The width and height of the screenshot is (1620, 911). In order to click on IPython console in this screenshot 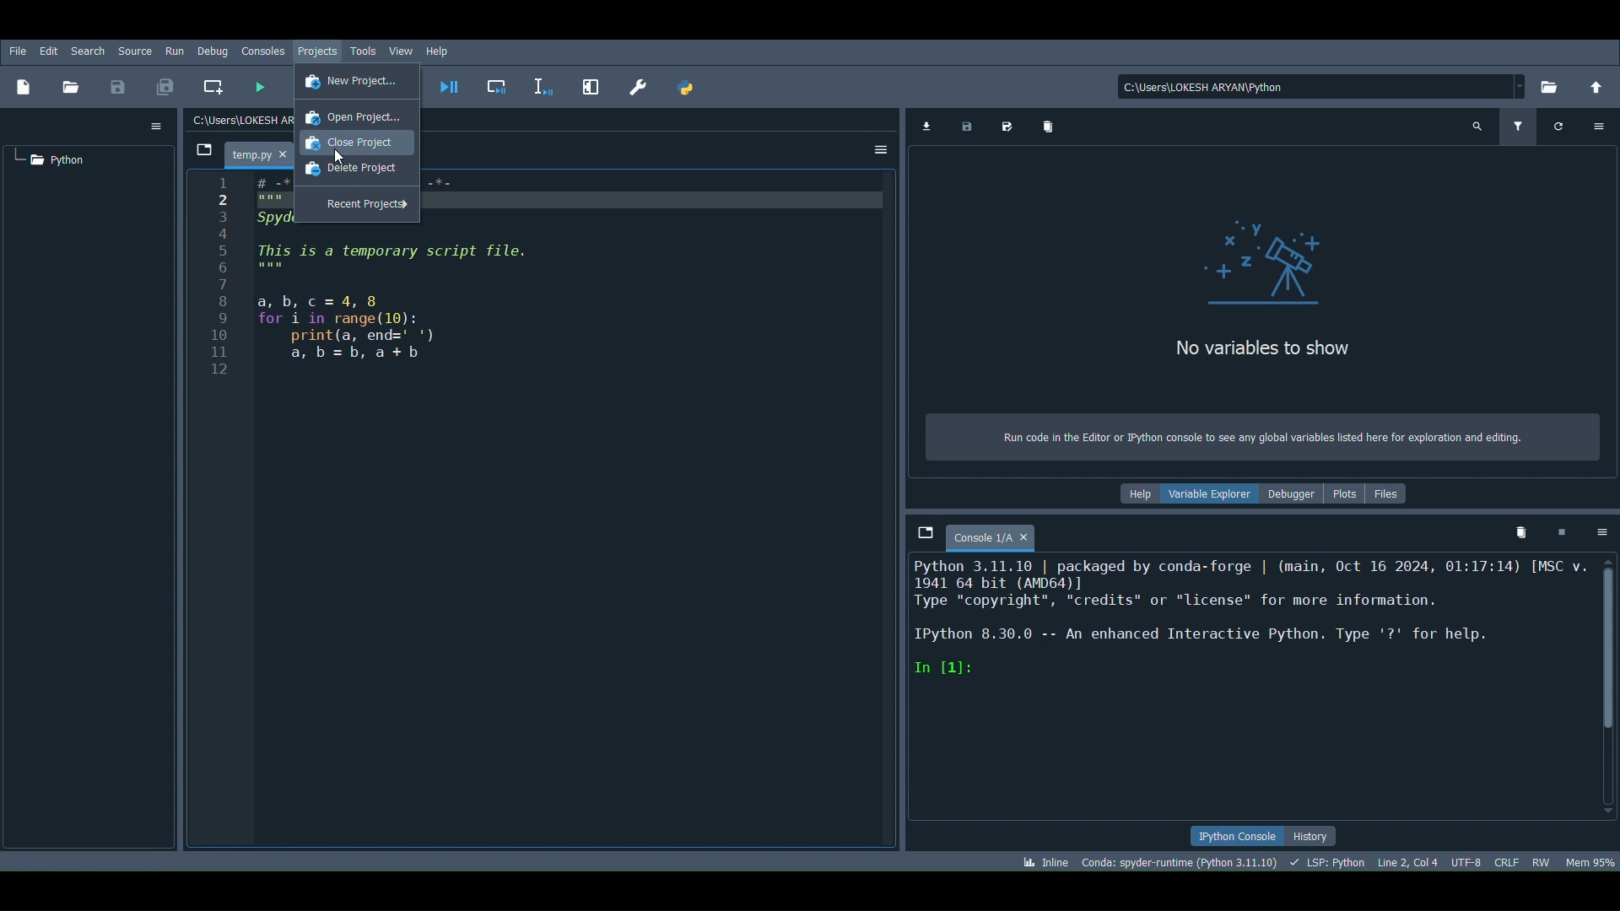, I will do `click(1233, 834)`.